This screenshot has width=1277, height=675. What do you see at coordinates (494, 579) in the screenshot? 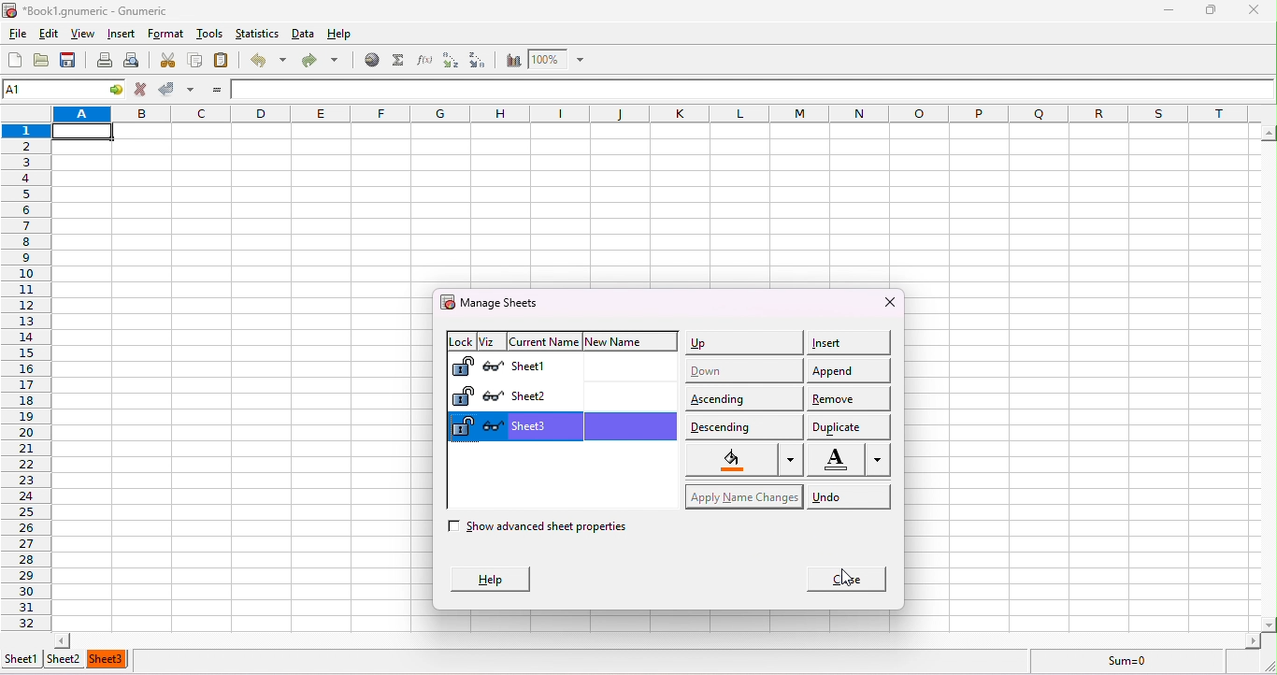
I see `help` at bounding box center [494, 579].